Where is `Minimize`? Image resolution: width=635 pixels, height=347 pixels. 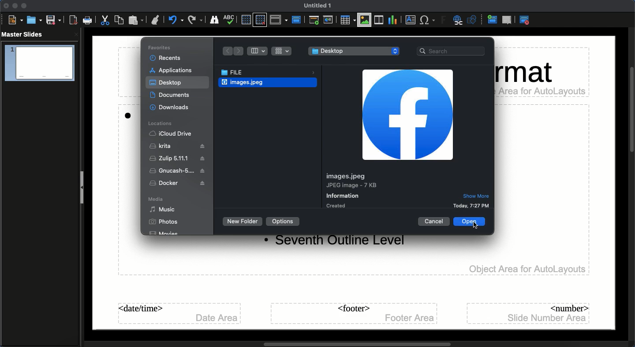
Minimize is located at coordinates (15, 6).